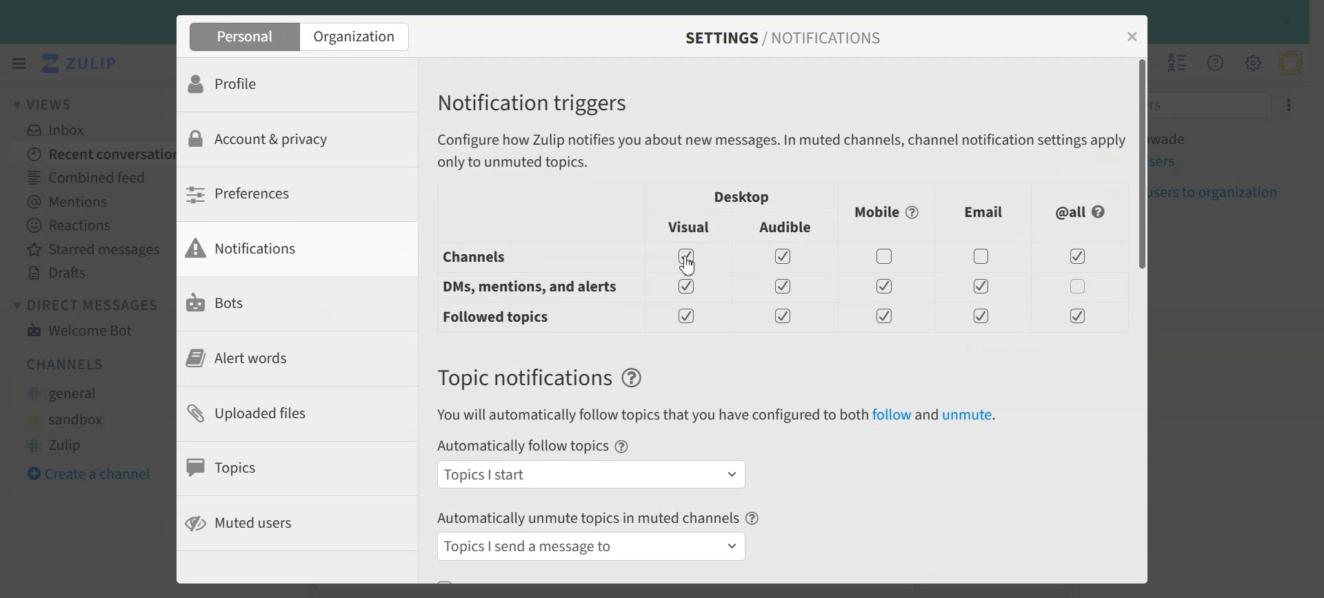  I want to click on Bots, so click(280, 303).